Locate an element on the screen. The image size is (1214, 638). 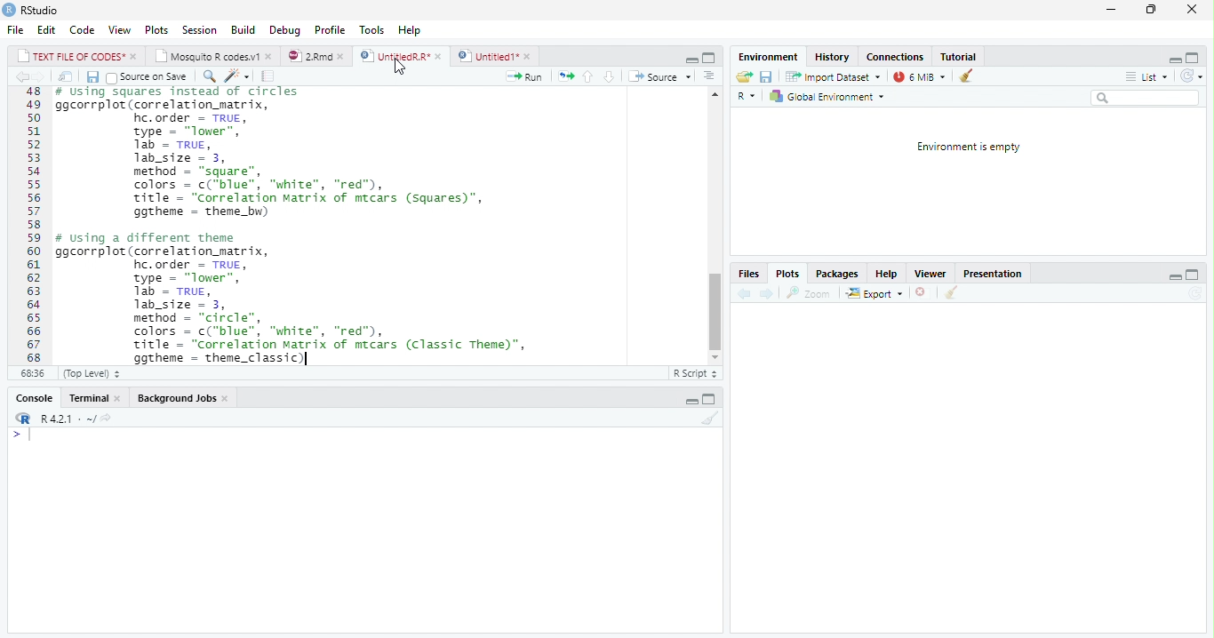
 History is located at coordinates (834, 59).